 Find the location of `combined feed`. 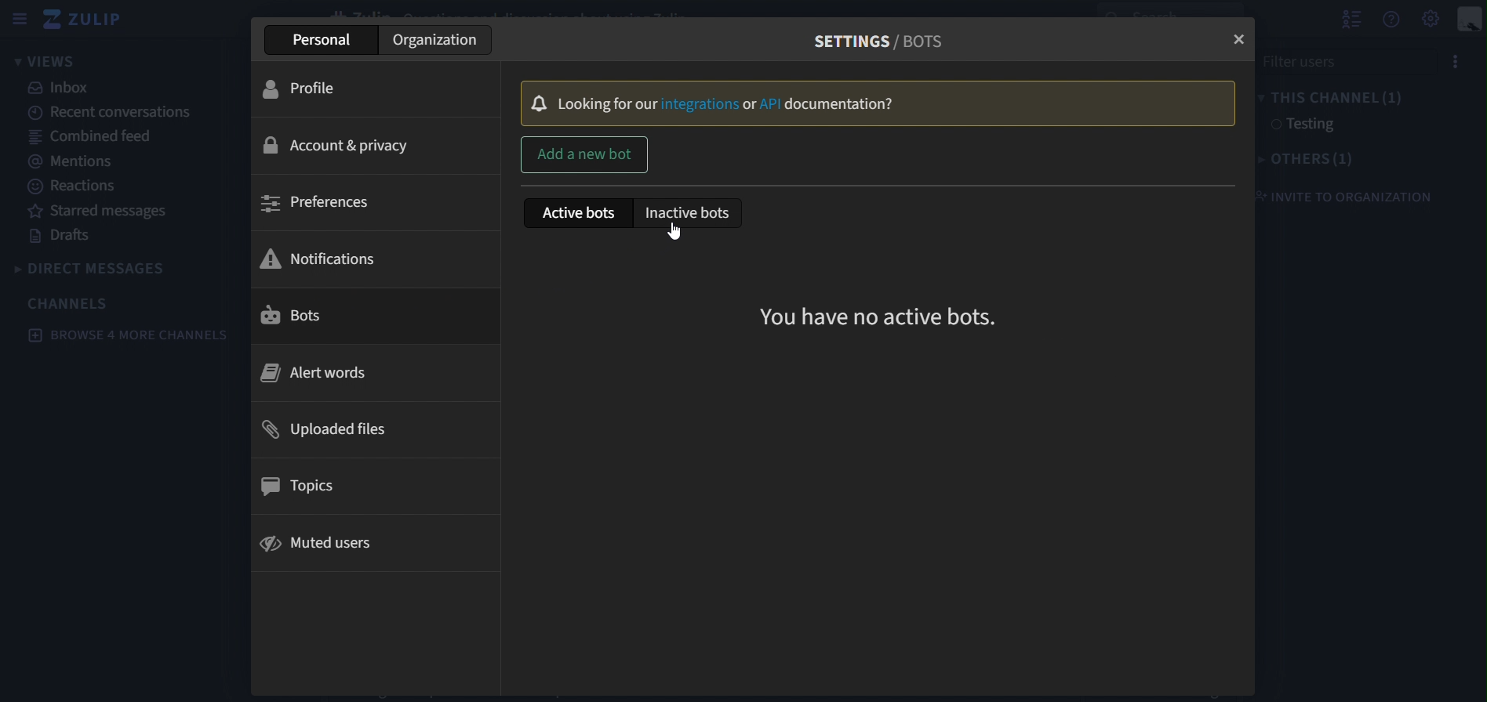

combined feed is located at coordinates (90, 135).